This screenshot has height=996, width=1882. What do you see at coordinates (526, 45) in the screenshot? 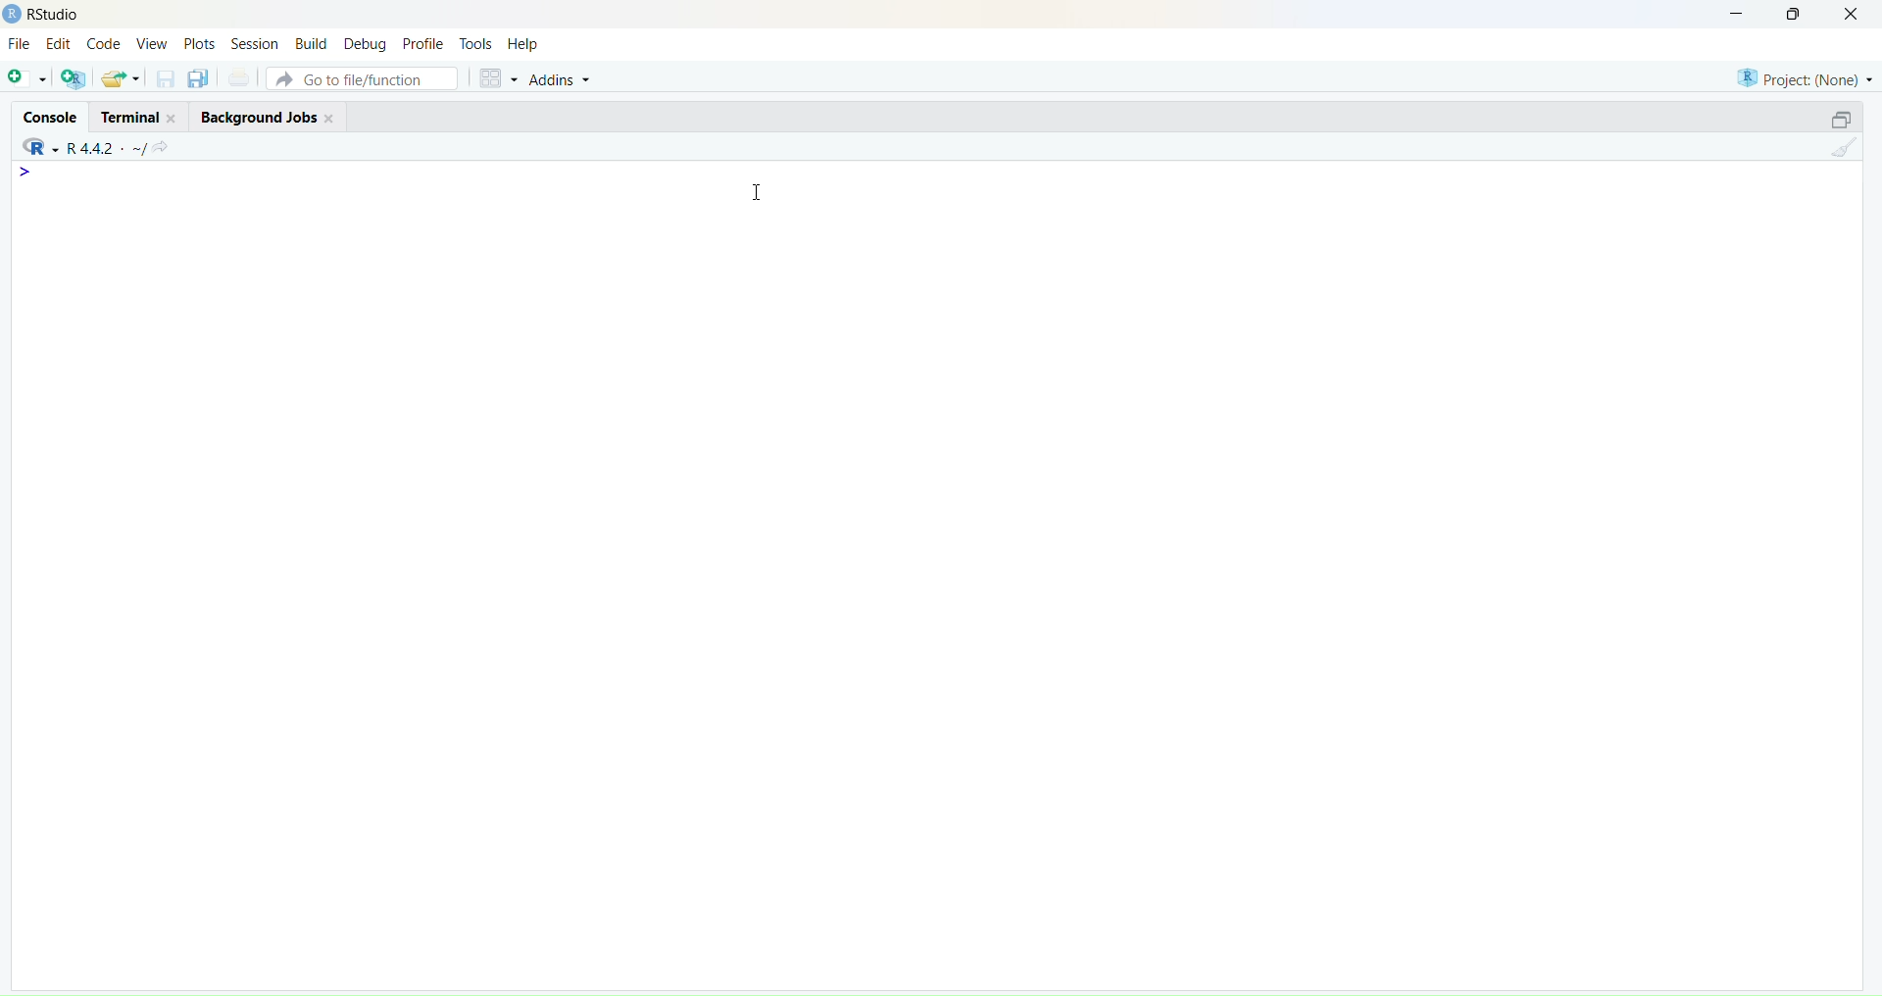
I see `Help` at bounding box center [526, 45].